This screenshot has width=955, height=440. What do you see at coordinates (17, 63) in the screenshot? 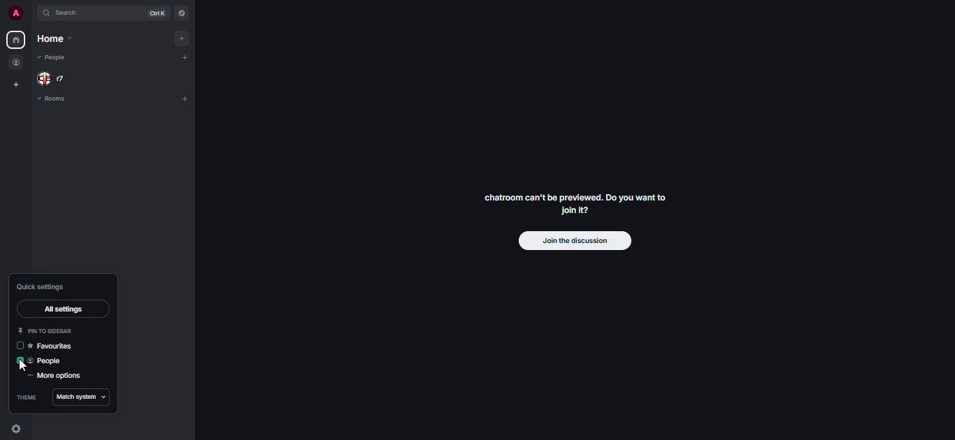
I see `people` at bounding box center [17, 63].